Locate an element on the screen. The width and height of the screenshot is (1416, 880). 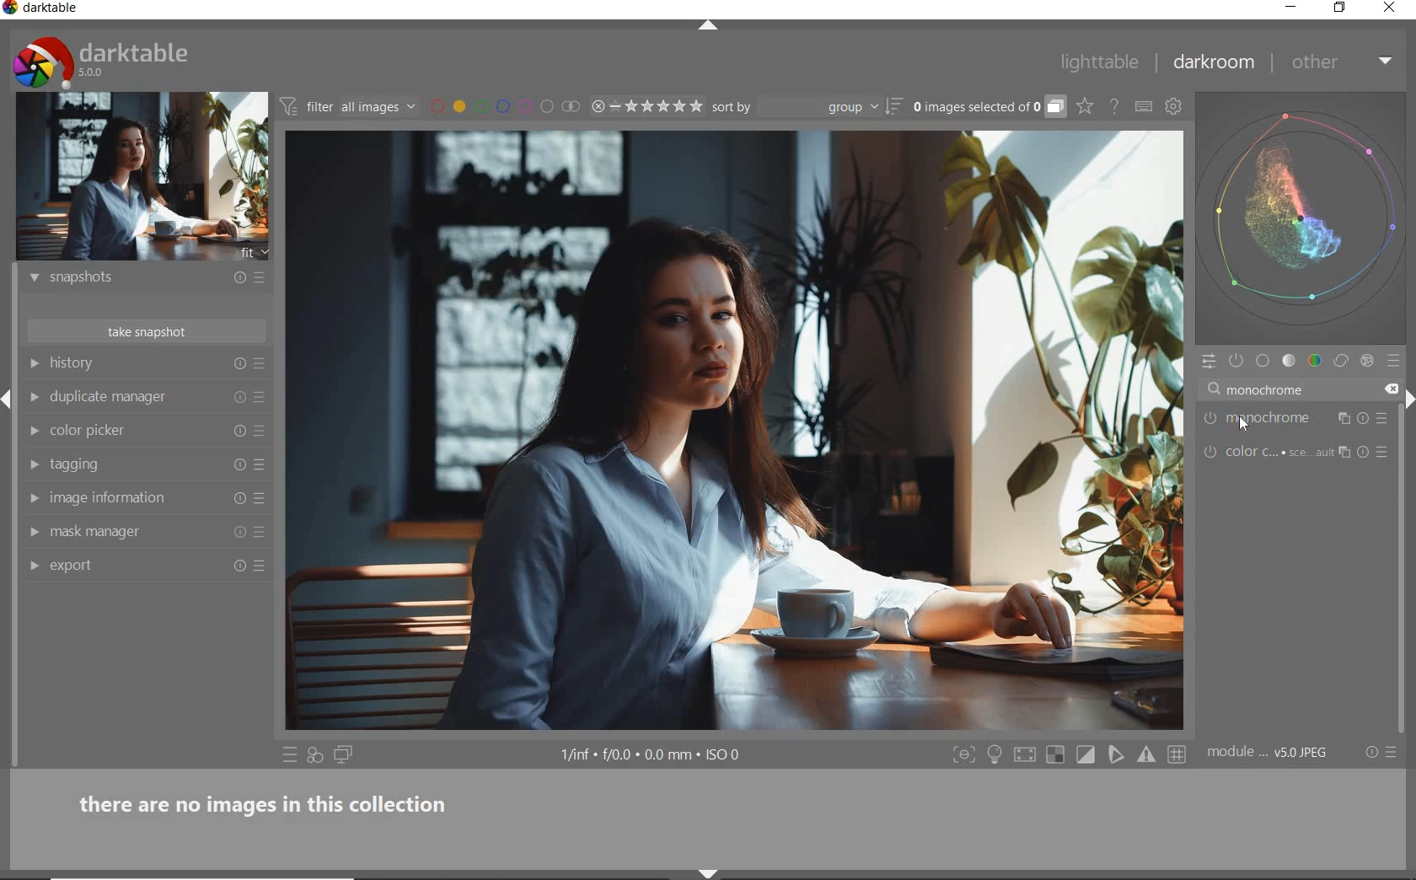
tagging is located at coordinates (132, 464).